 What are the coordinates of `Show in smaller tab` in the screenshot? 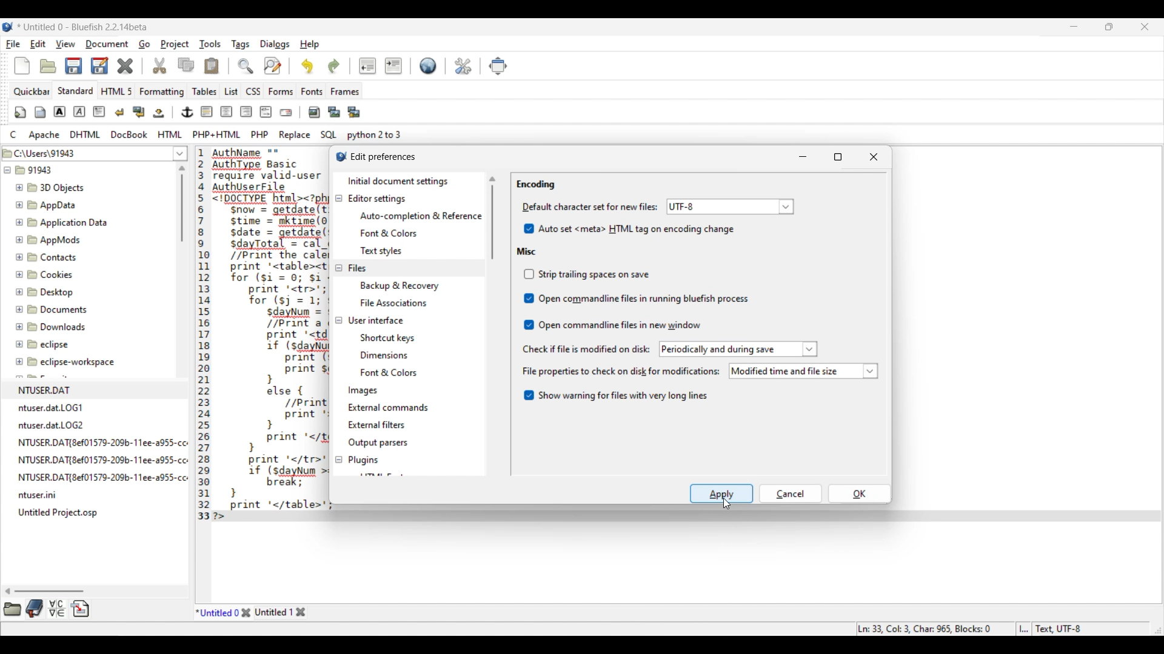 It's located at (1109, 27).